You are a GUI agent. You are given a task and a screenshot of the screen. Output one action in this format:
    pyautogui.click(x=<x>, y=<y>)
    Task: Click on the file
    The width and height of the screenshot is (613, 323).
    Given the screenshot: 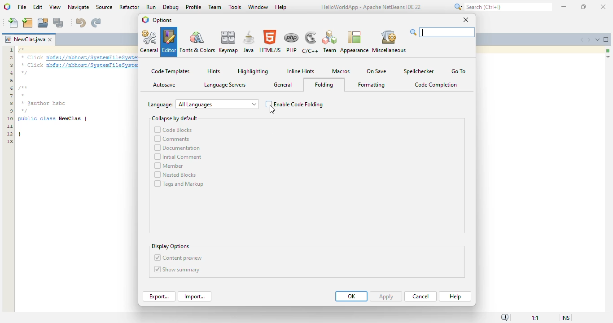 What is the action you would take?
    pyautogui.click(x=22, y=7)
    